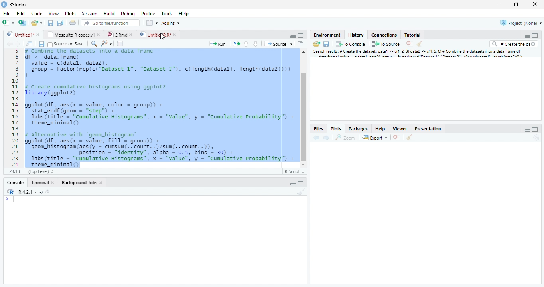 The image size is (544, 287). Describe the element at coordinates (420, 55) in the screenshot. I see `Search result # create dataset data..` at that location.